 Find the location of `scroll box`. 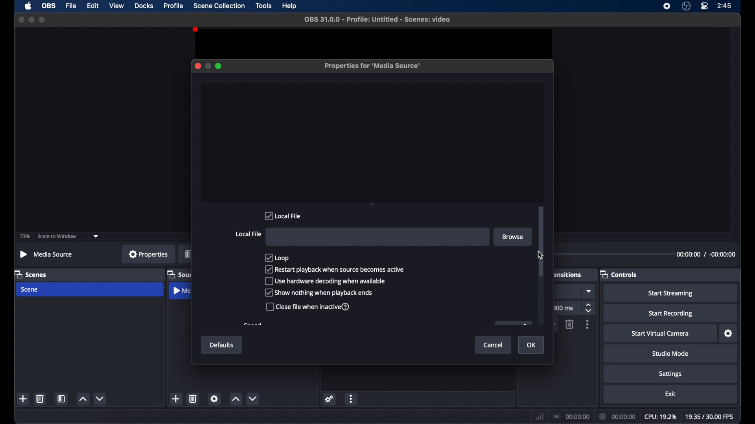

scroll box is located at coordinates (541, 242).